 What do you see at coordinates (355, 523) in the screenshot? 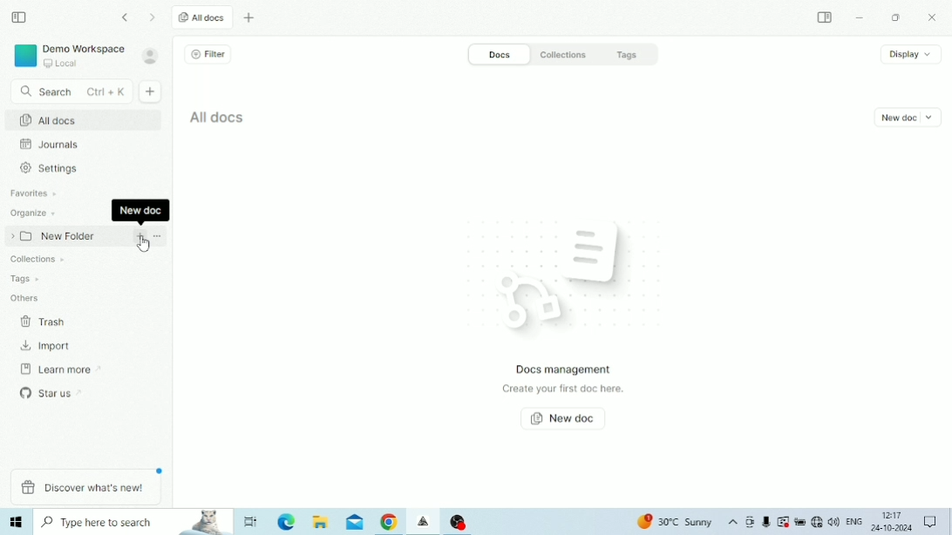
I see `Mail` at bounding box center [355, 523].